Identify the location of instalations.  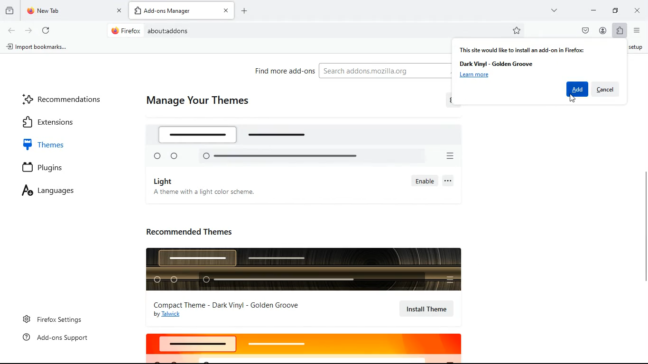
(620, 31).